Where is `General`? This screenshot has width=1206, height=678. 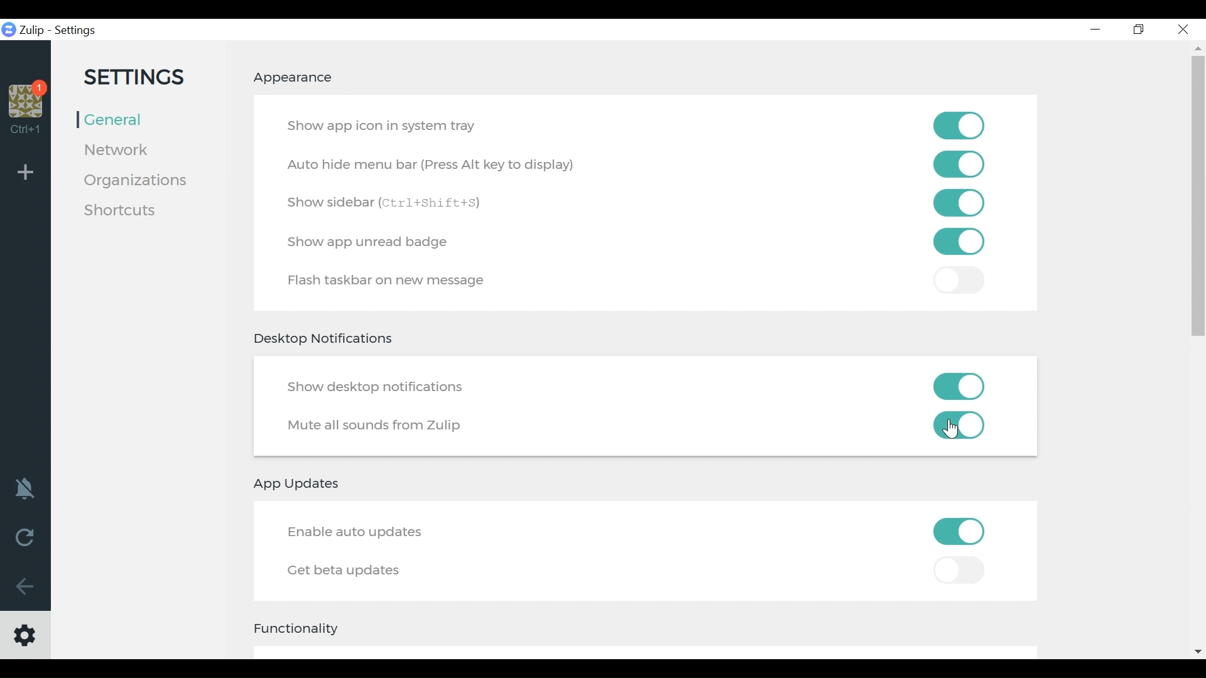
General is located at coordinates (116, 119).